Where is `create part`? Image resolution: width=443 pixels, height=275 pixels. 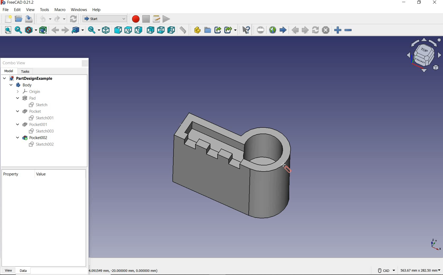 create part is located at coordinates (196, 31).